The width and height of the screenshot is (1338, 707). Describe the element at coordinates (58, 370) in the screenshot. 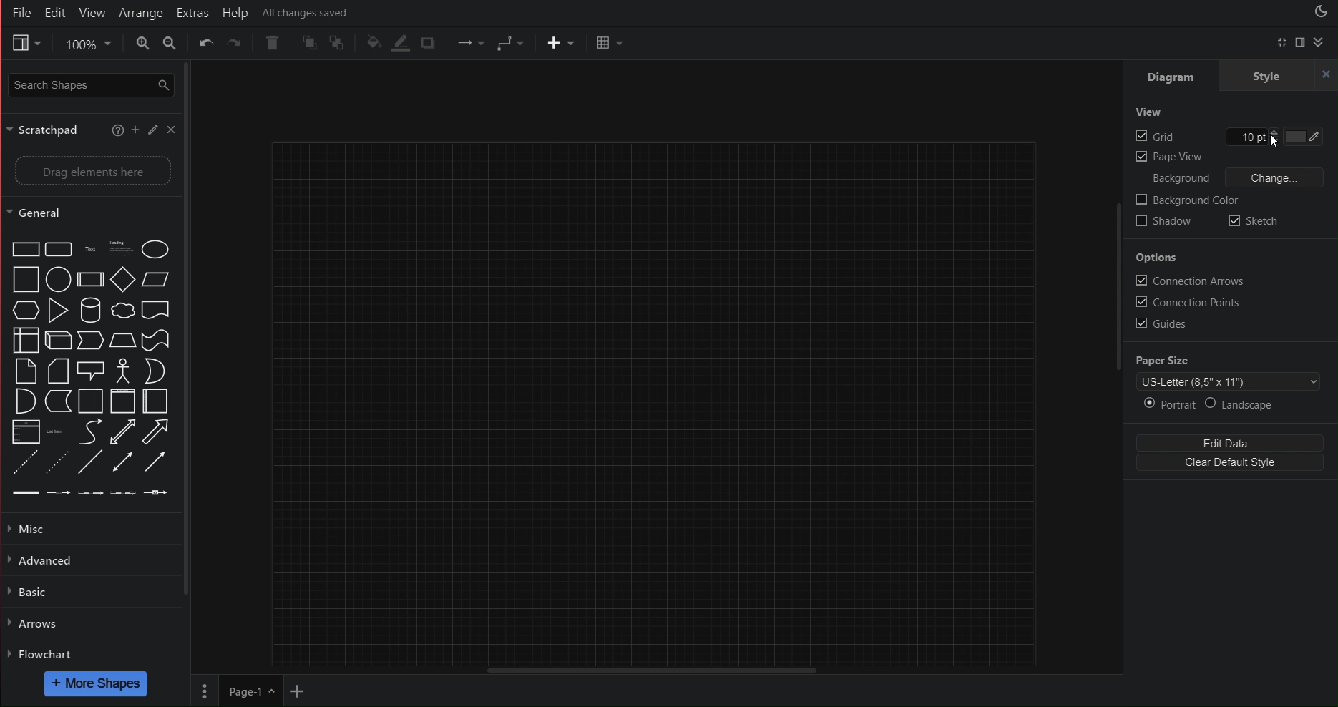

I see `` at that location.